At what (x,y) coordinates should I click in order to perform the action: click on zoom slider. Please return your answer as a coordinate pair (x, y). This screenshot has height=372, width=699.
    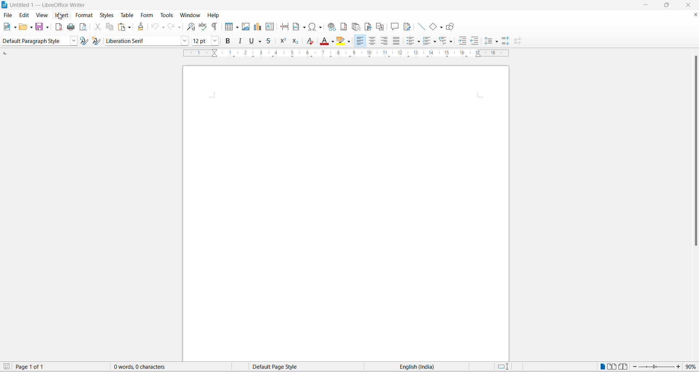
    Looking at the image, I should click on (655, 368).